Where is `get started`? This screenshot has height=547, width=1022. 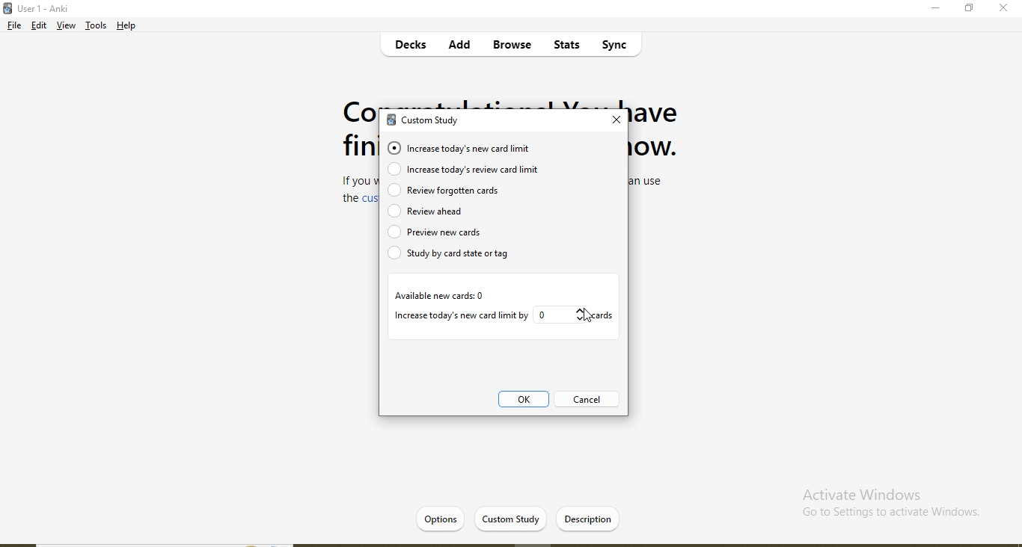 get started is located at coordinates (448, 518).